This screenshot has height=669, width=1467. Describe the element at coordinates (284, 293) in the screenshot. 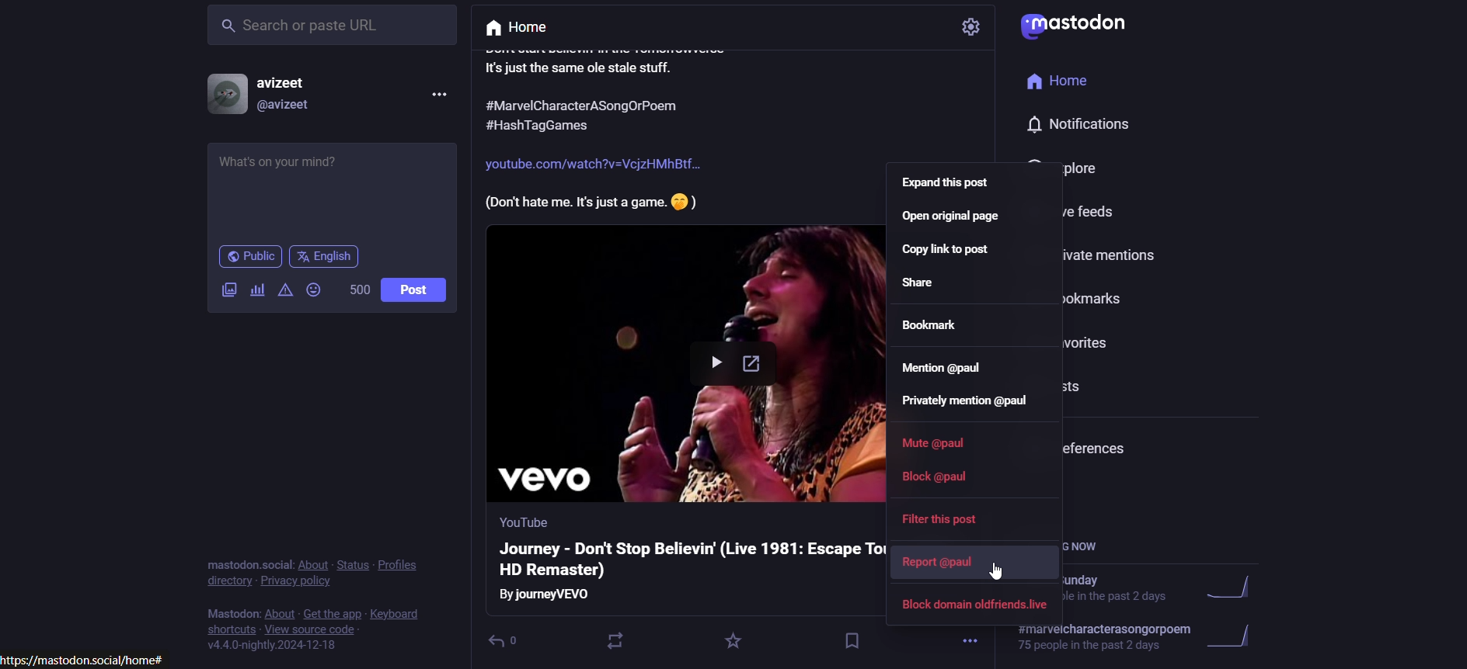

I see `content warning` at that location.